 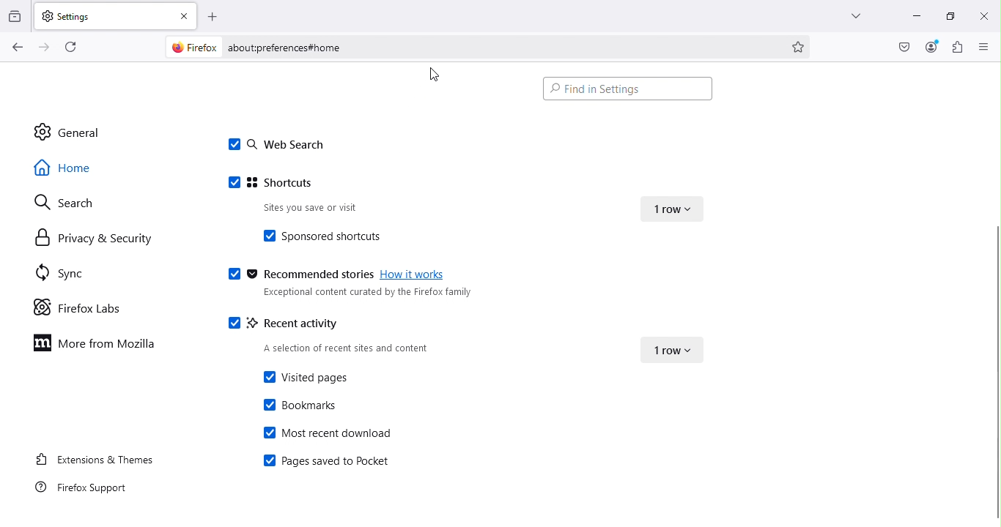 What do you see at coordinates (350, 346) in the screenshot?
I see `A selection of recent sites and content` at bounding box center [350, 346].